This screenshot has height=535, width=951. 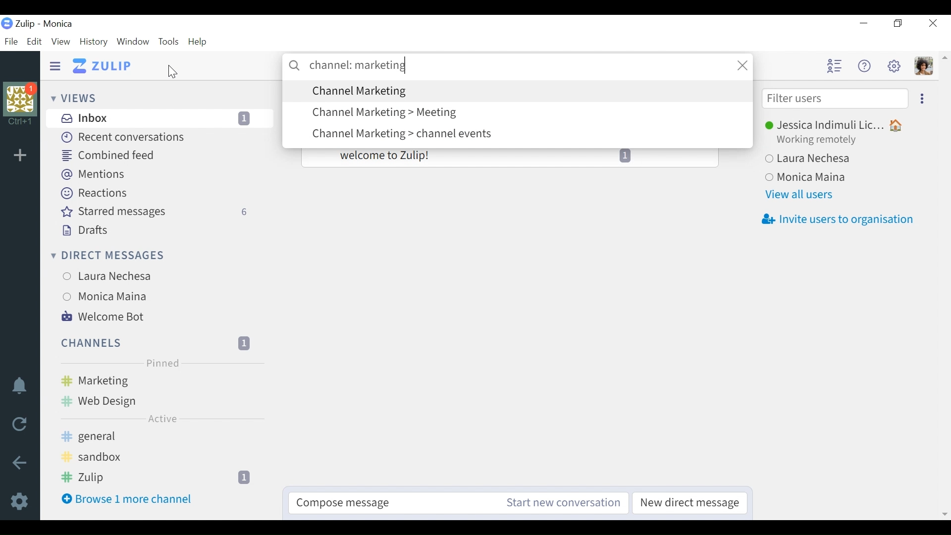 What do you see at coordinates (158, 118) in the screenshot?
I see `Inbox` at bounding box center [158, 118].